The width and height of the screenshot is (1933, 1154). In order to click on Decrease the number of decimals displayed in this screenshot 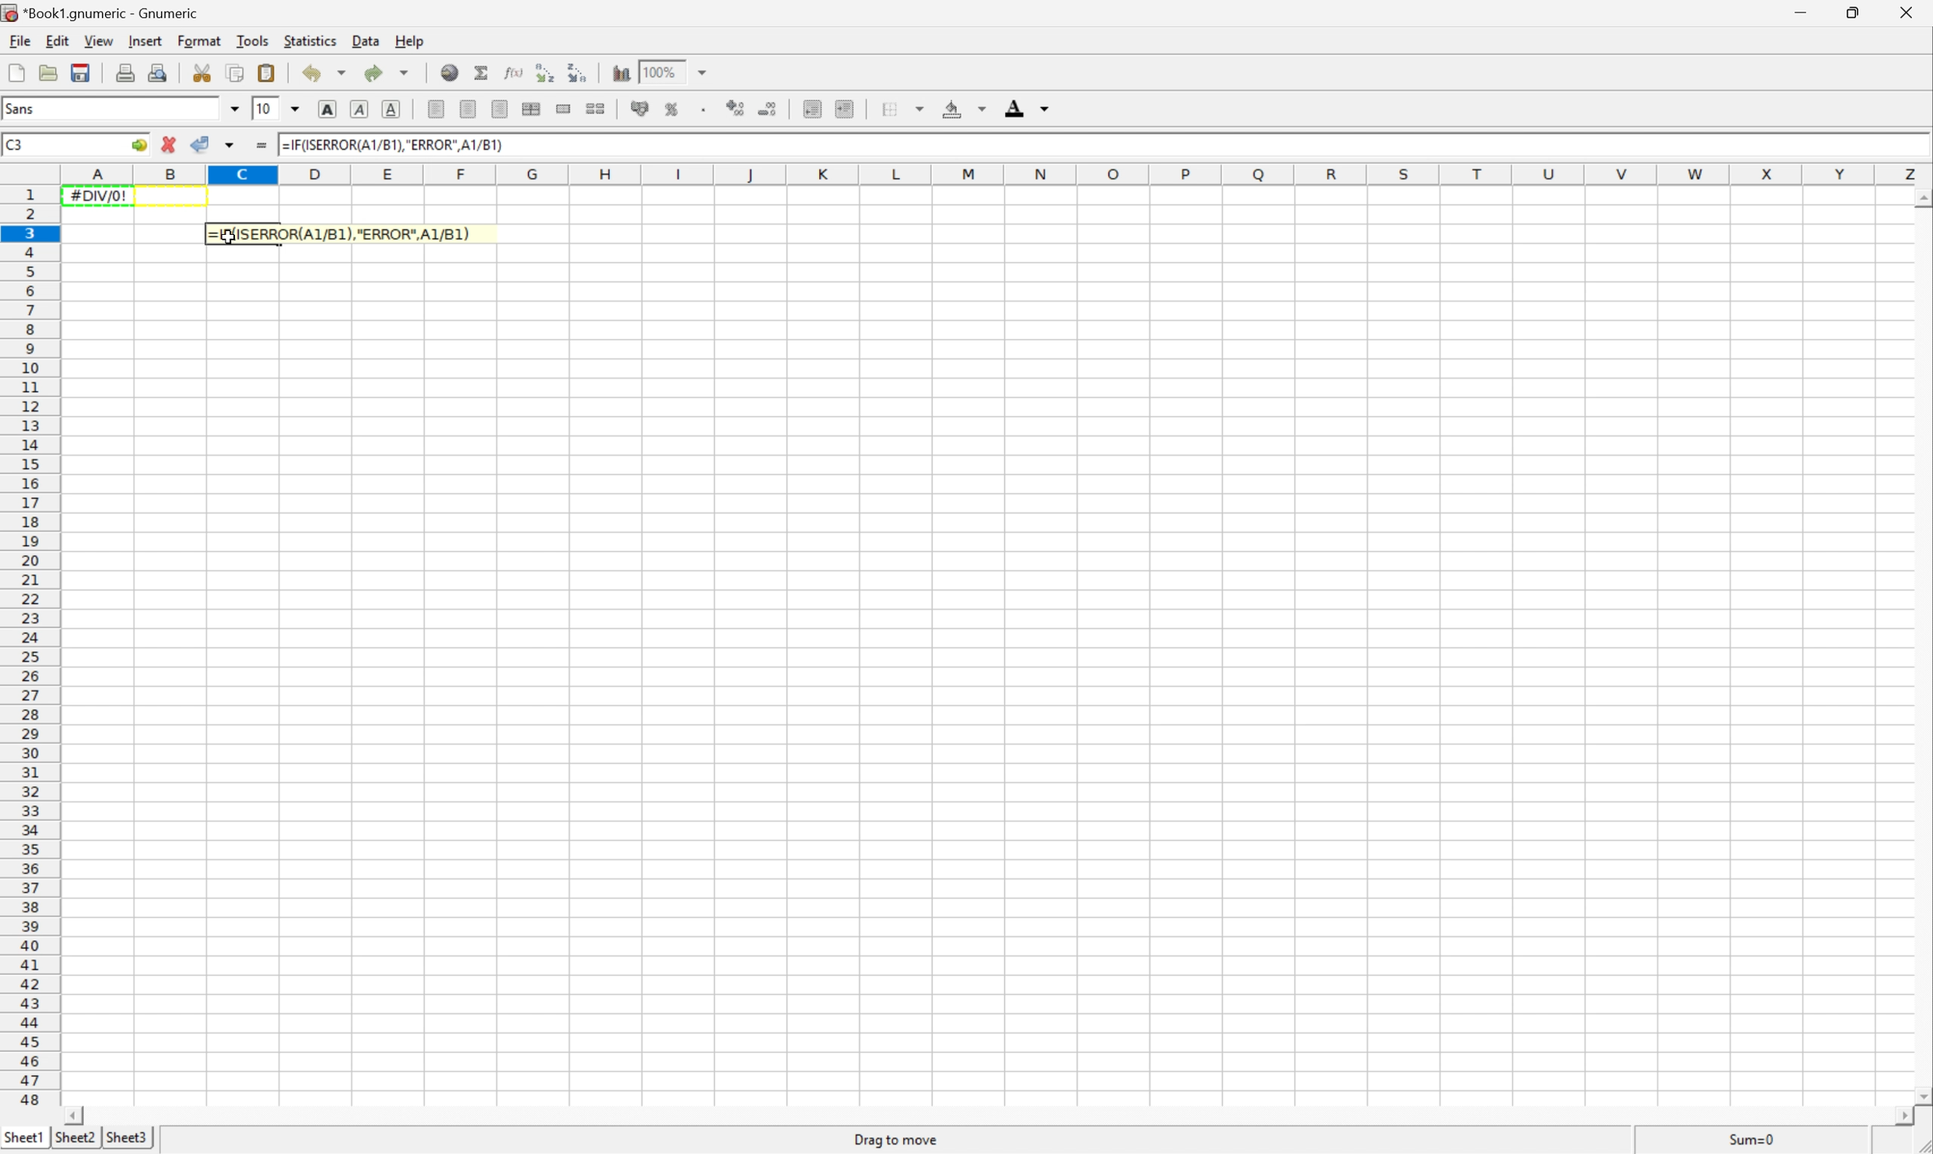, I will do `click(770, 107)`.